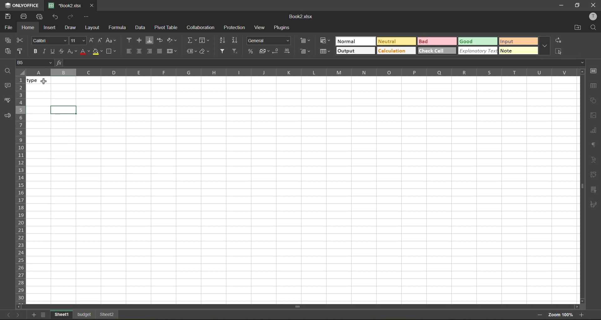 Image resolution: width=601 pixels, height=320 pixels. Describe the element at coordinates (49, 40) in the screenshot. I see `font style` at that location.